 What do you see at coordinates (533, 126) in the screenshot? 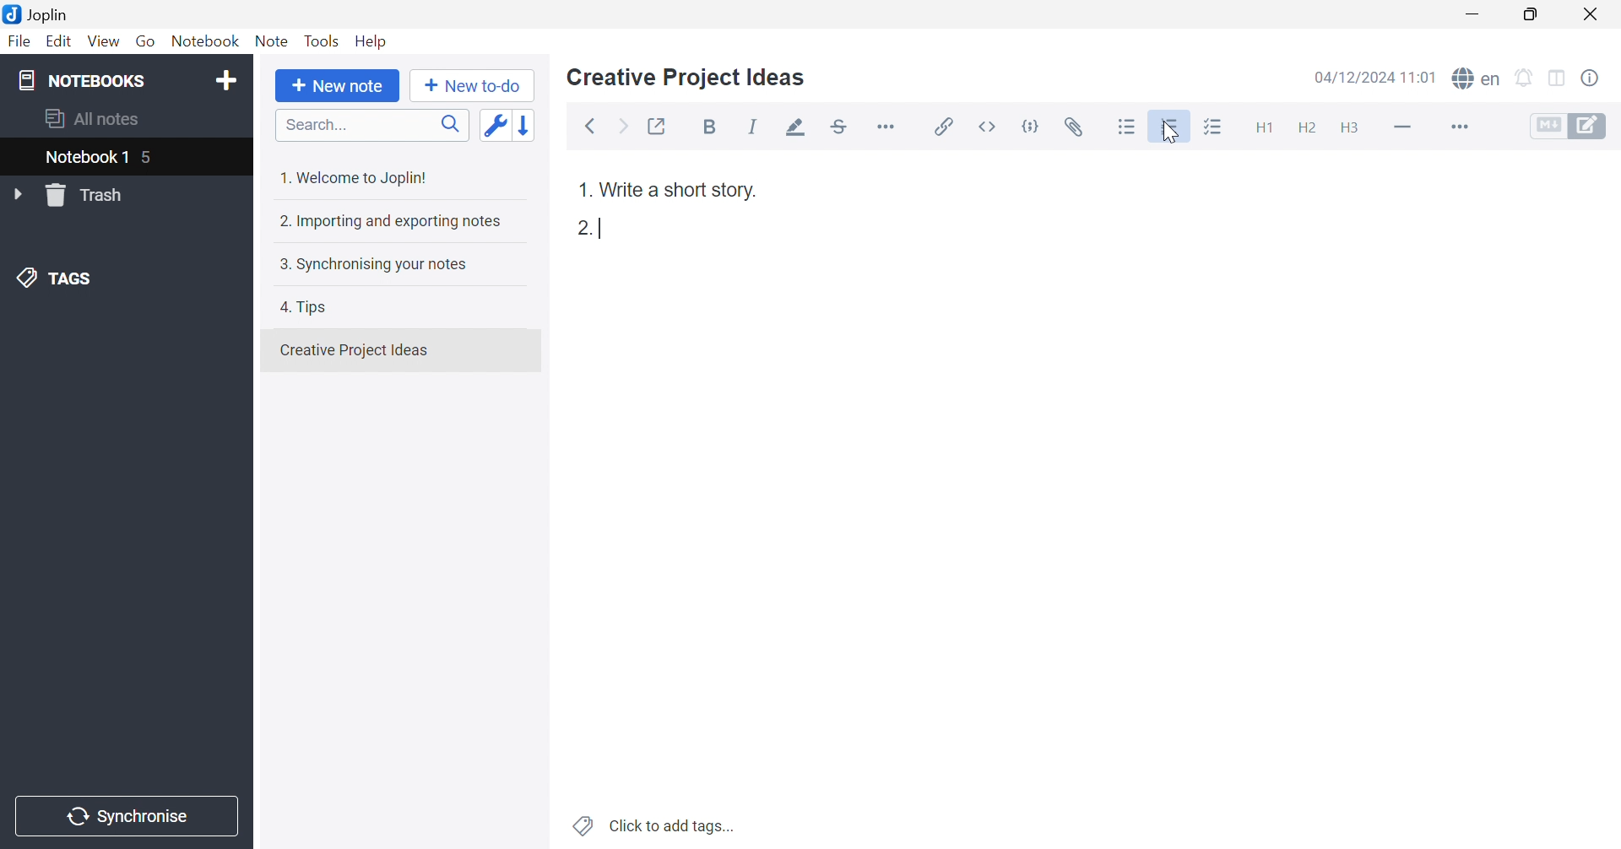
I see `Reverse sort order` at bounding box center [533, 126].